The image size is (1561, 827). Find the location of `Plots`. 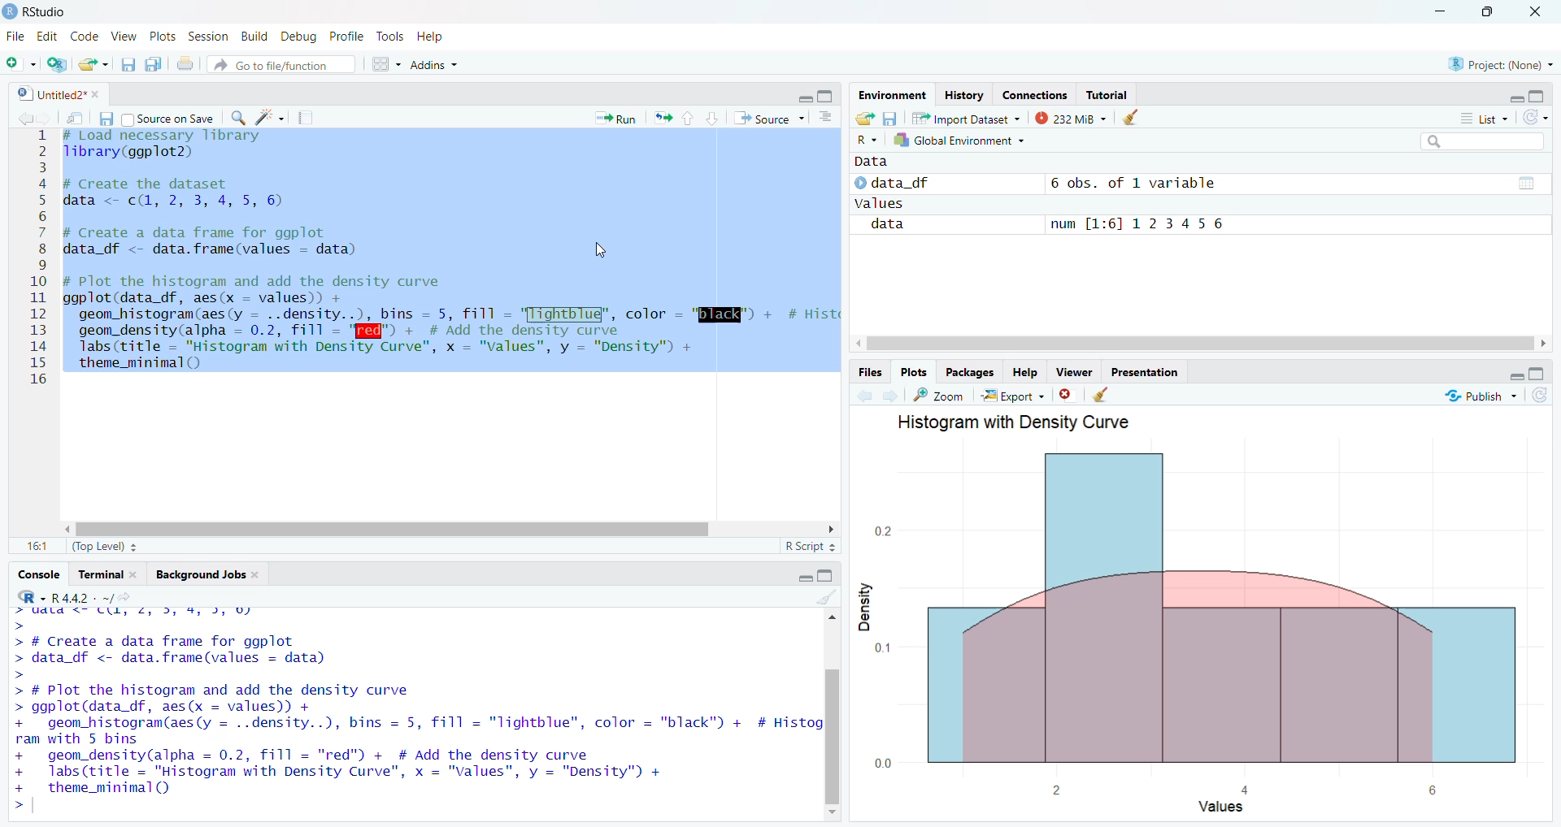

Plots is located at coordinates (914, 370).